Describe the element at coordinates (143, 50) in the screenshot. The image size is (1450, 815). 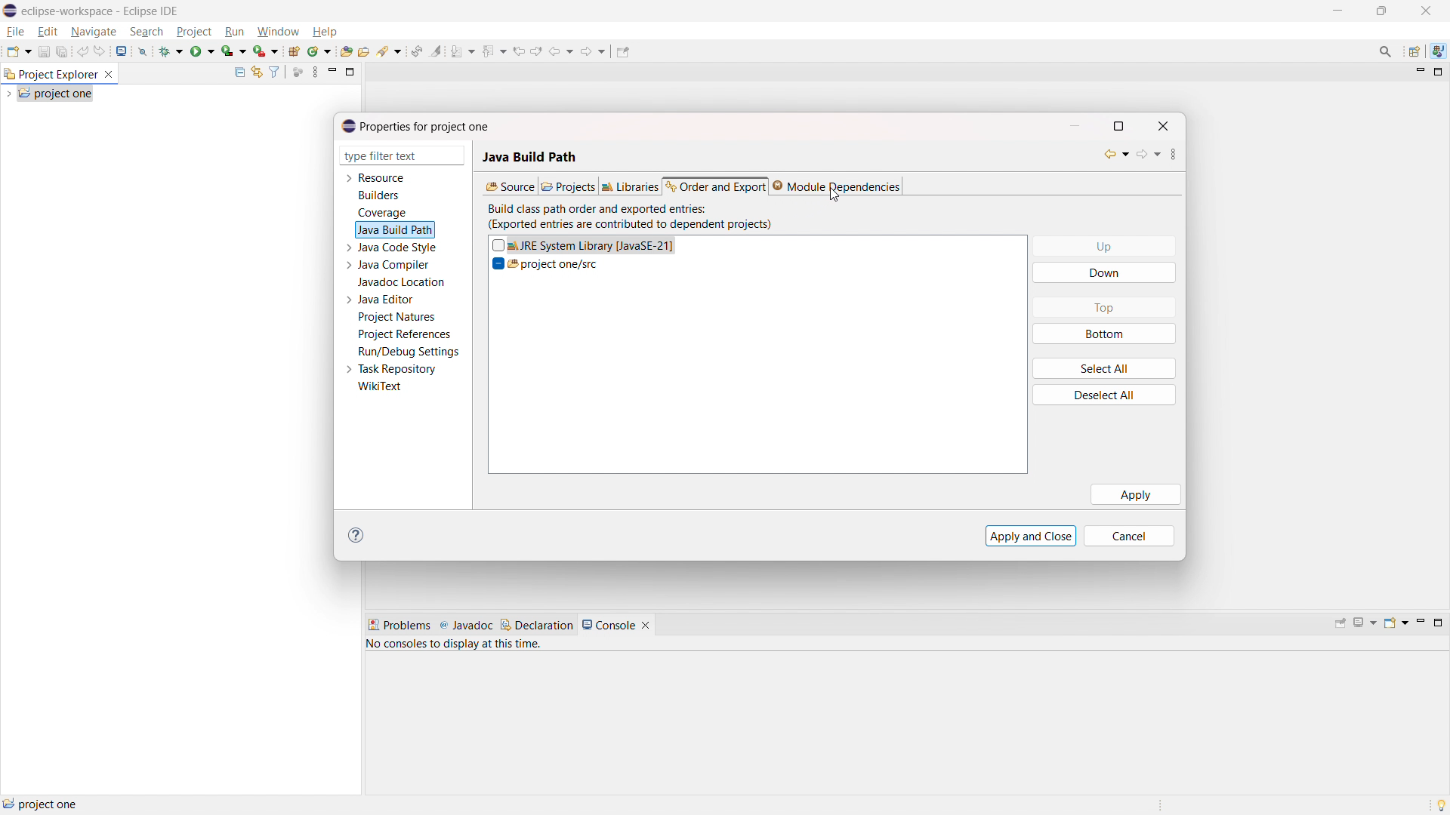
I see `skip all breakpoint` at that location.